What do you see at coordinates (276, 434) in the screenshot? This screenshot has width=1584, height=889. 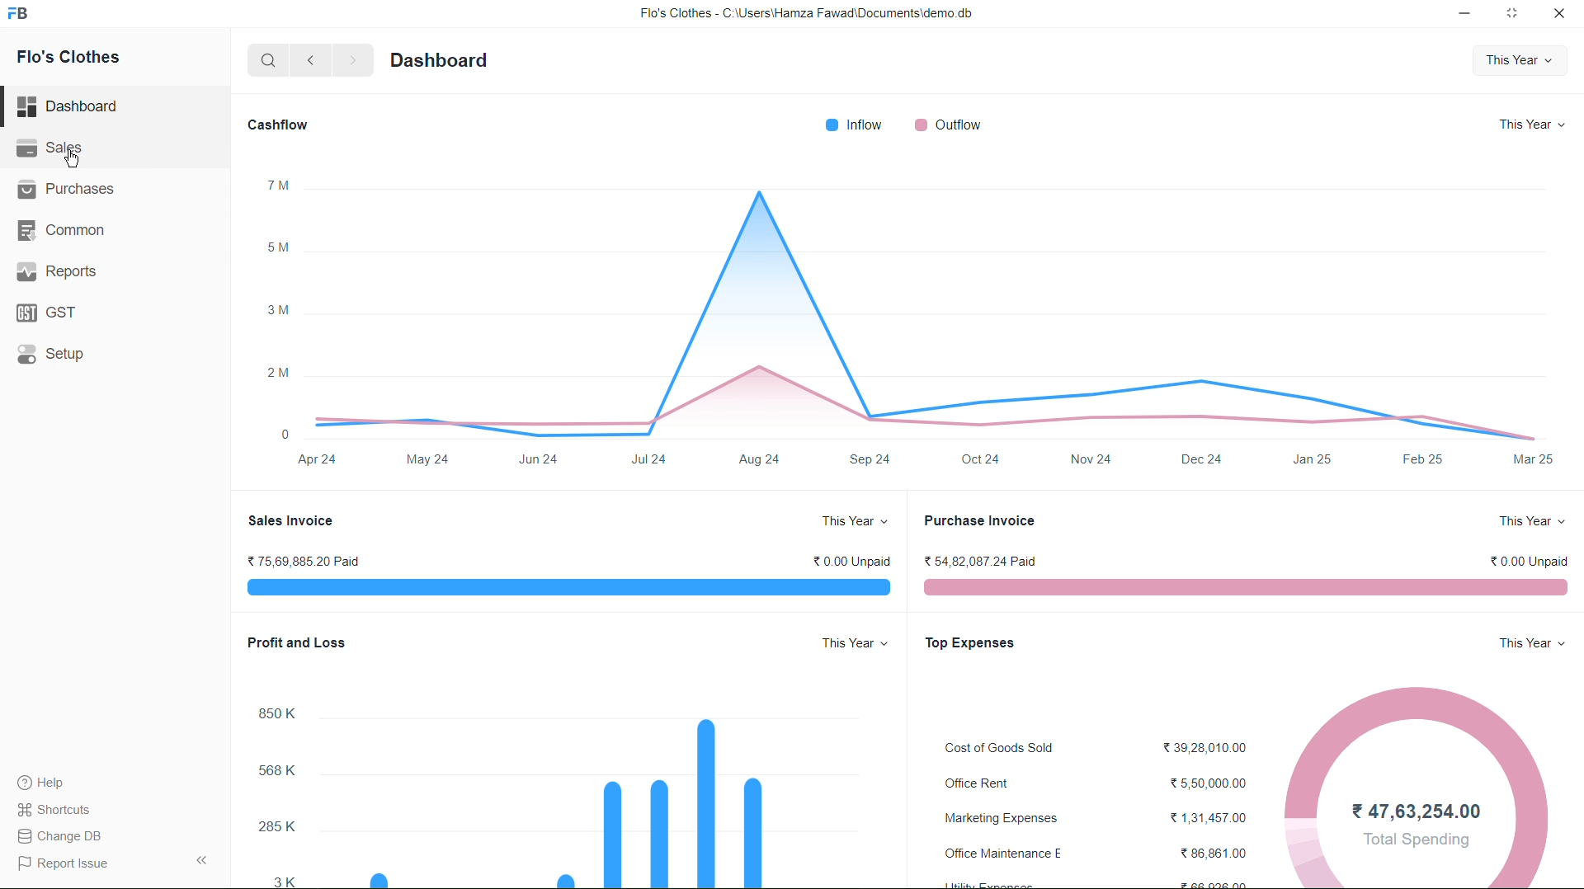 I see `0` at bounding box center [276, 434].